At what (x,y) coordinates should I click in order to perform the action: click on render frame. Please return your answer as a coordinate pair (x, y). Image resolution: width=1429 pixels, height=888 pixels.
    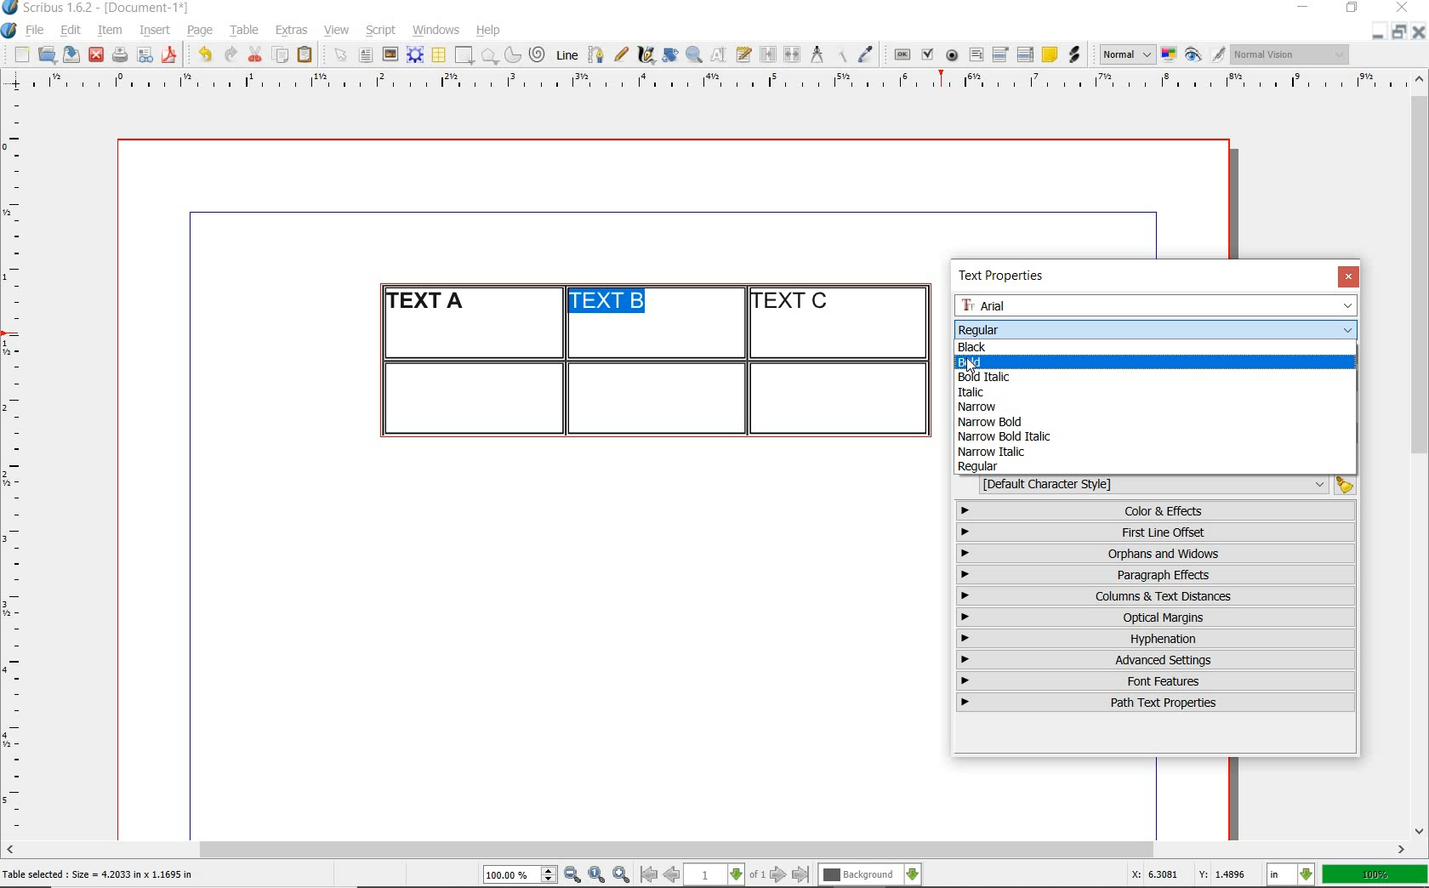
    Looking at the image, I should click on (415, 55).